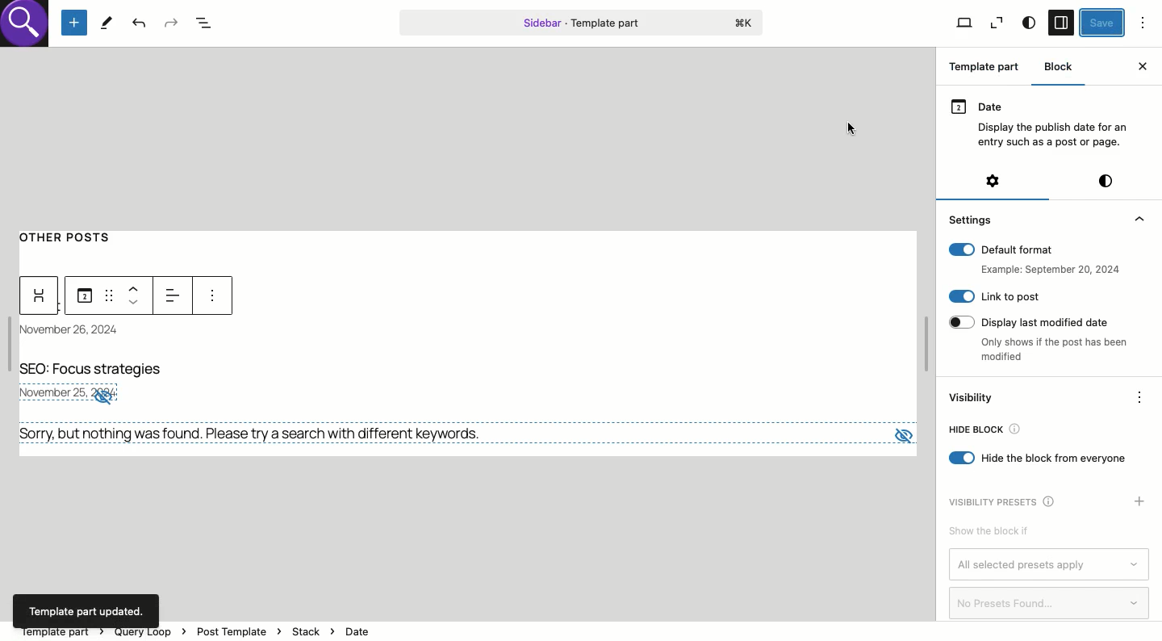  Describe the element at coordinates (107, 294) in the screenshot. I see `Draf` at that location.